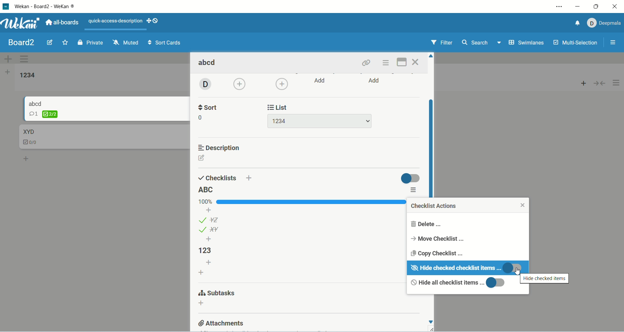  What do you see at coordinates (201, 304) in the screenshot?
I see `add` at bounding box center [201, 304].